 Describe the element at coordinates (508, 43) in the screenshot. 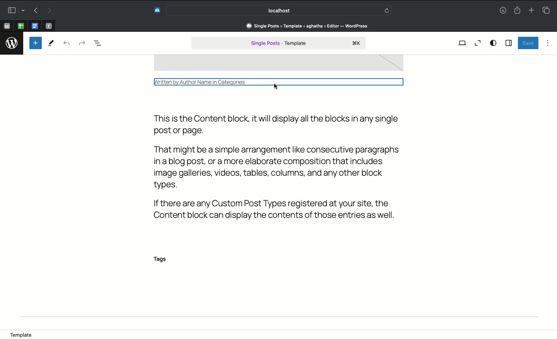

I see `Sidebar` at that location.